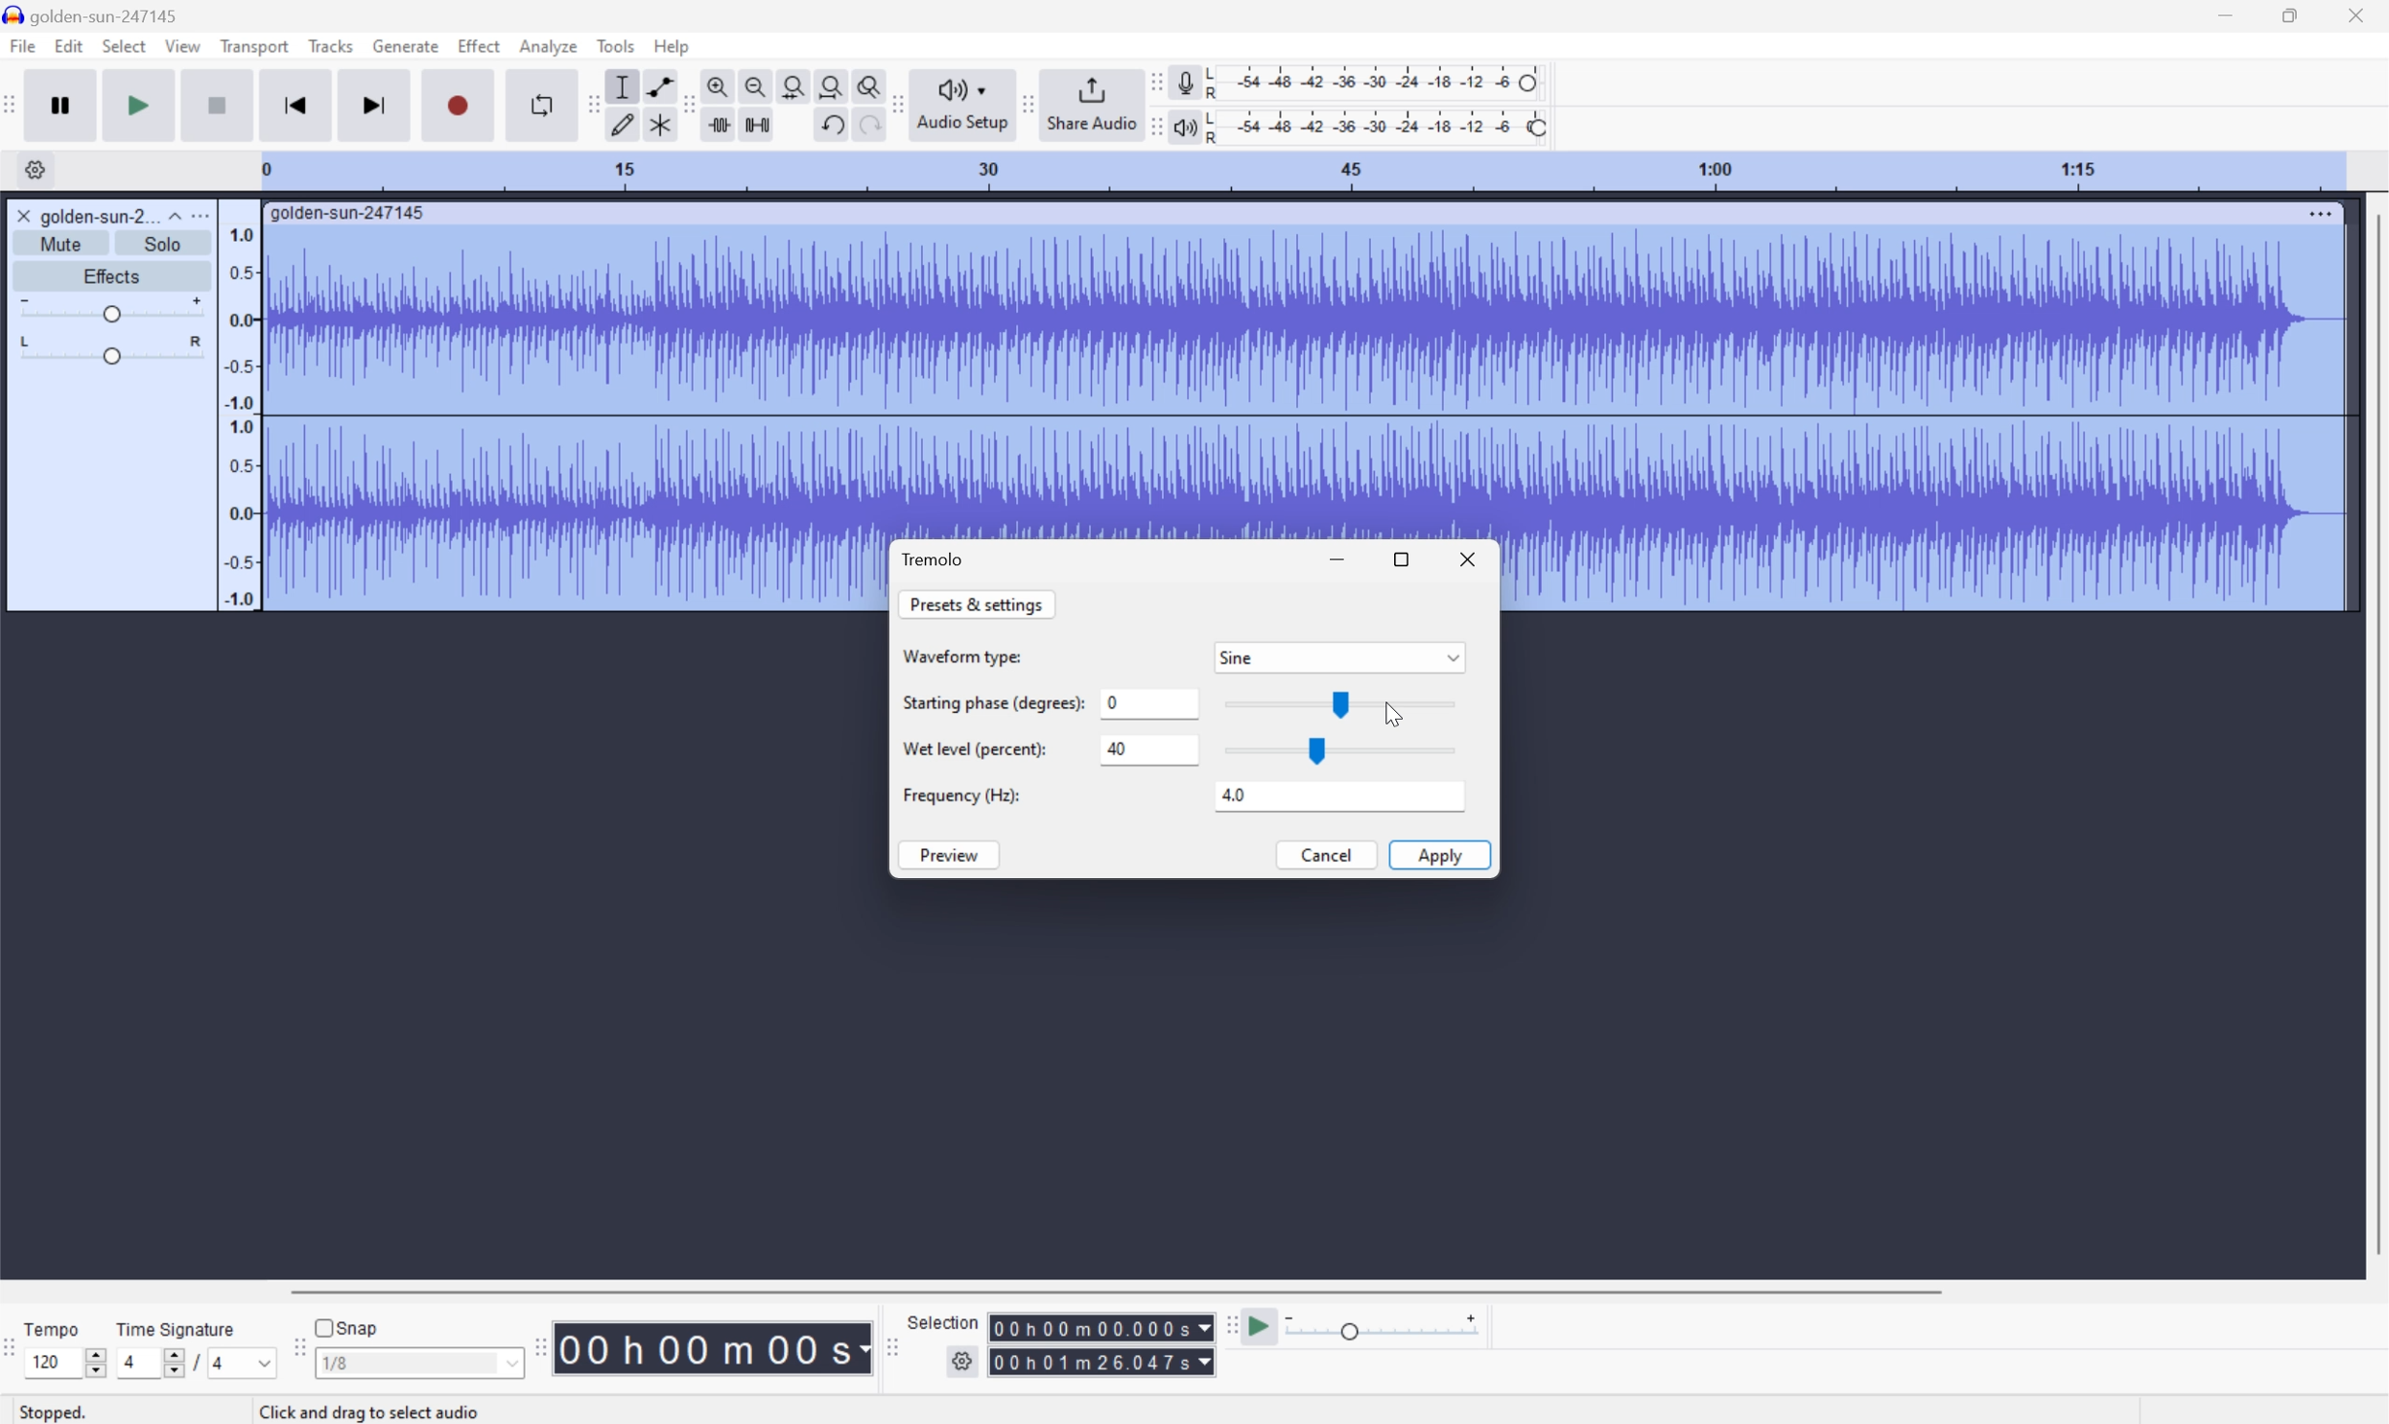 The image size is (2389, 1424). I want to click on Wet level (percent):, so click(977, 748).